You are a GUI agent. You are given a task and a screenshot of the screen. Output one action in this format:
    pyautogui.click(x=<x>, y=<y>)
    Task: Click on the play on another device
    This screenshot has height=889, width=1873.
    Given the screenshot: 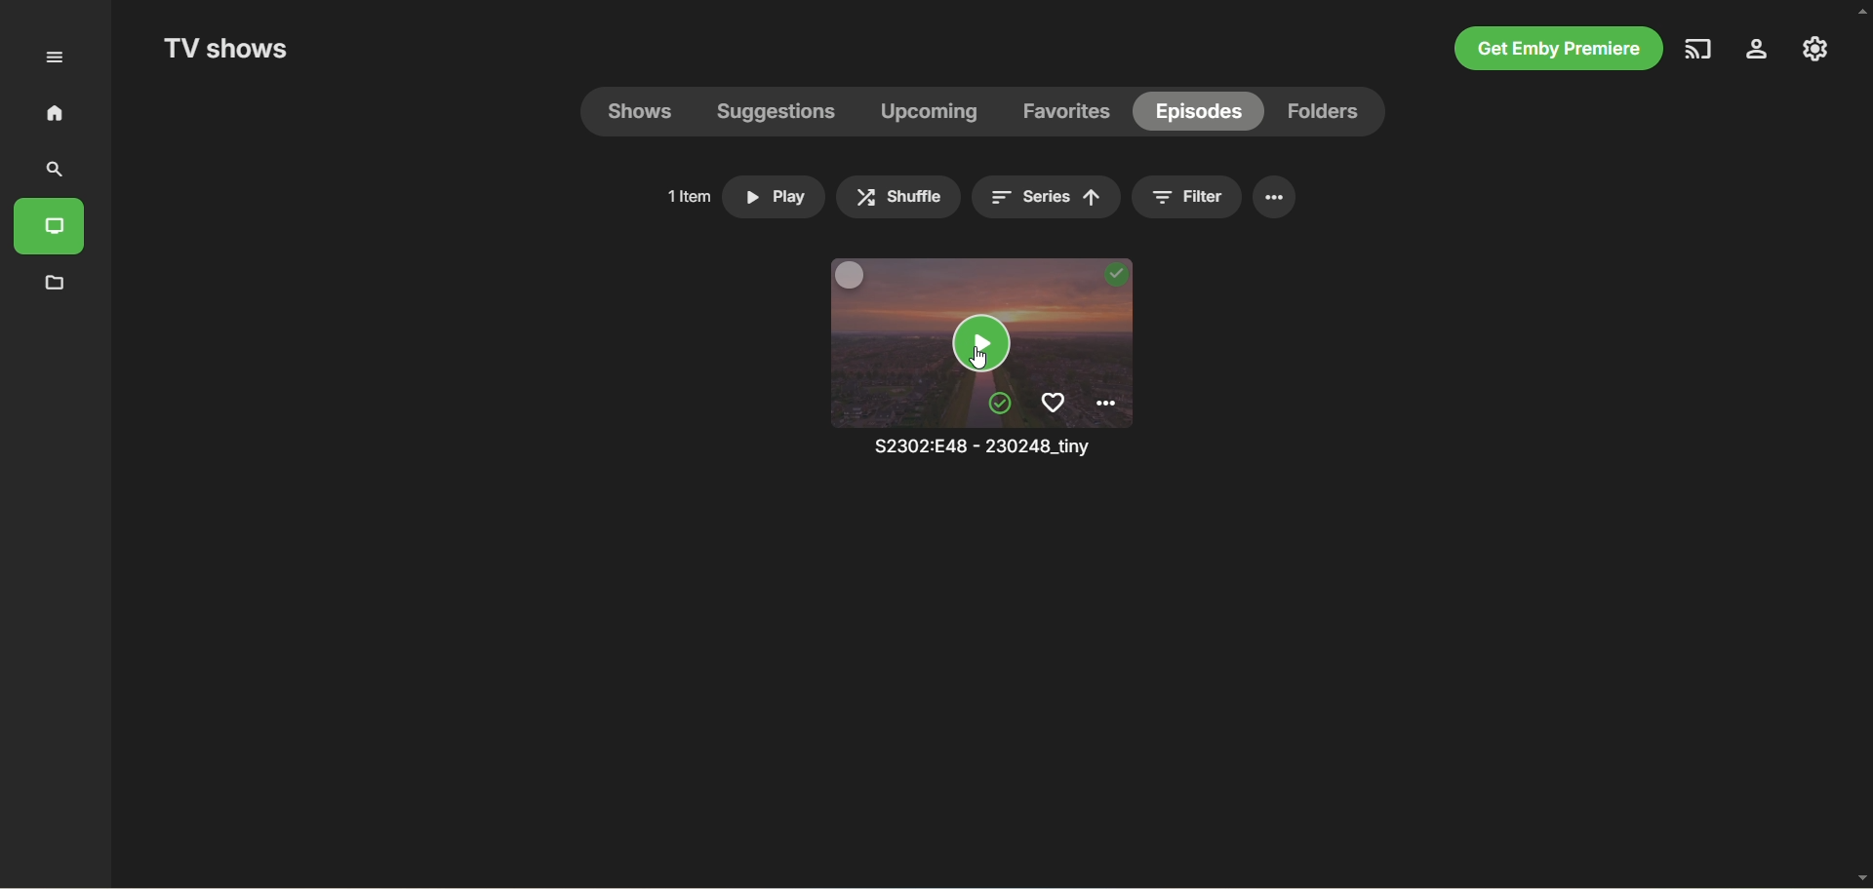 What is the action you would take?
    pyautogui.click(x=1700, y=49)
    